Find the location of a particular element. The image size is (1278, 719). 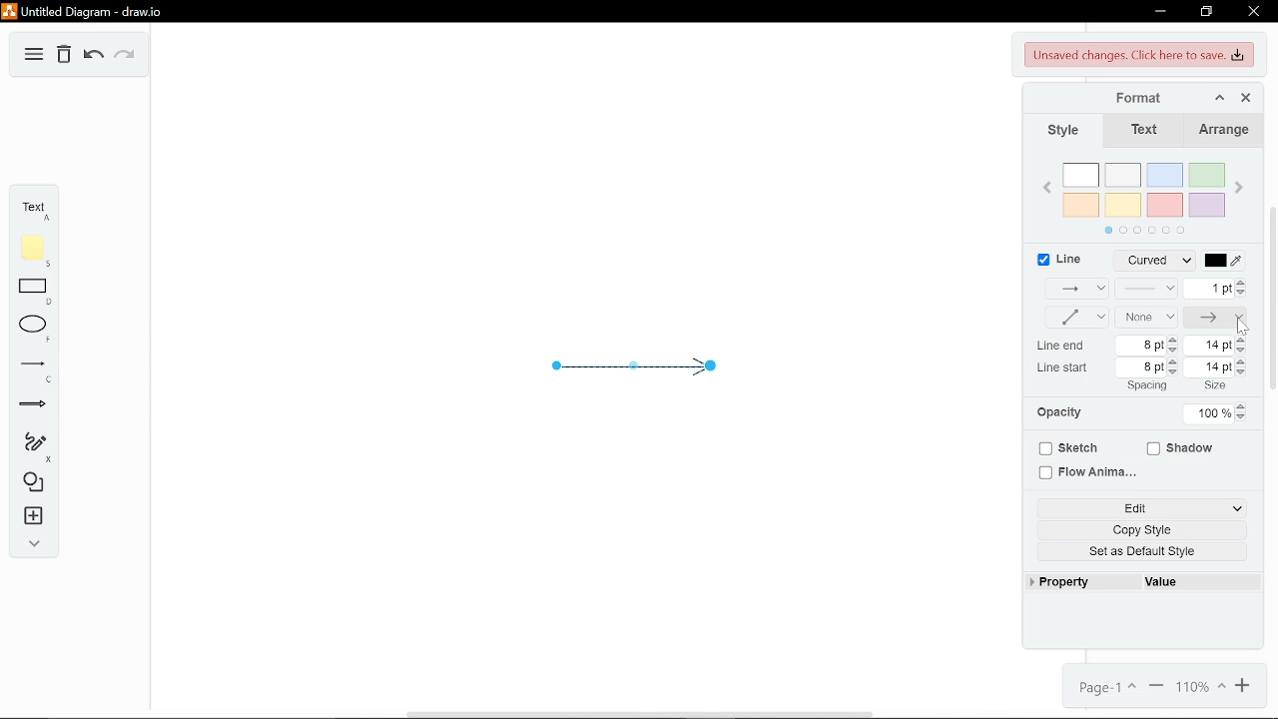

Undo is located at coordinates (93, 55).